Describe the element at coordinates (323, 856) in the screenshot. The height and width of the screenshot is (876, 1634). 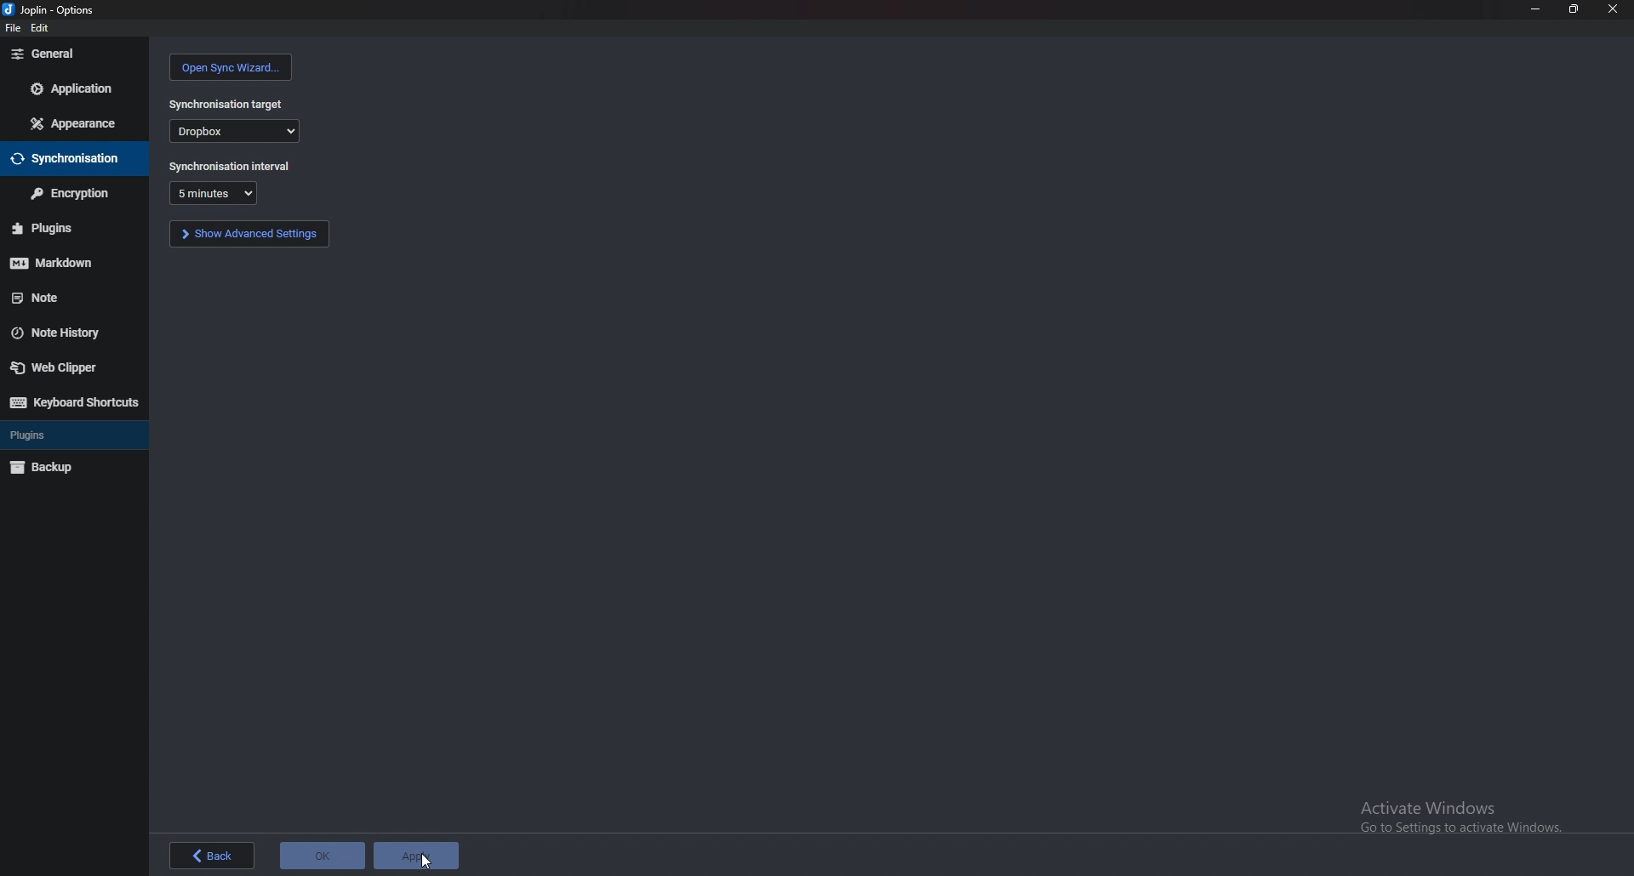
I see `ok` at that location.